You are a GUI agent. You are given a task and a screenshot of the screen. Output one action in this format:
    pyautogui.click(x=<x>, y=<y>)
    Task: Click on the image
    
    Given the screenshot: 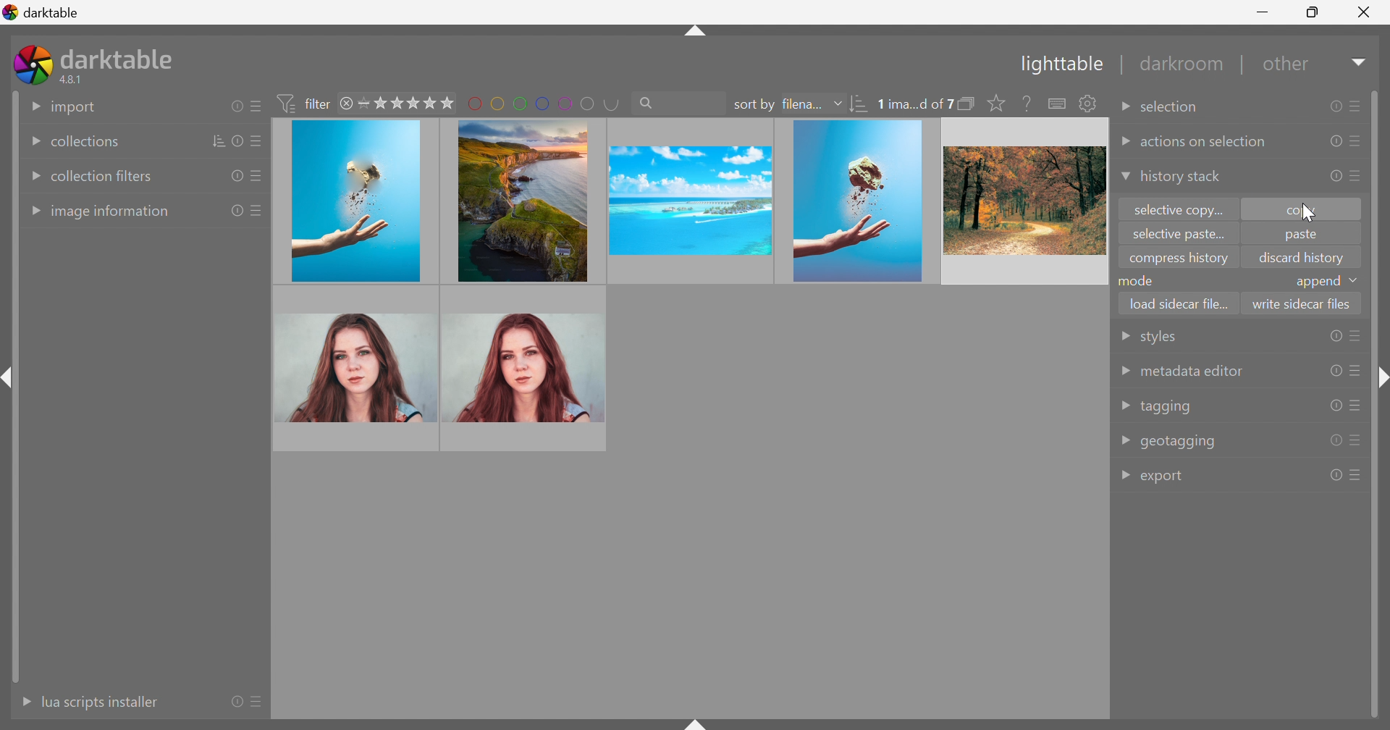 What is the action you would take?
    pyautogui.click(x=357, y=368)
    